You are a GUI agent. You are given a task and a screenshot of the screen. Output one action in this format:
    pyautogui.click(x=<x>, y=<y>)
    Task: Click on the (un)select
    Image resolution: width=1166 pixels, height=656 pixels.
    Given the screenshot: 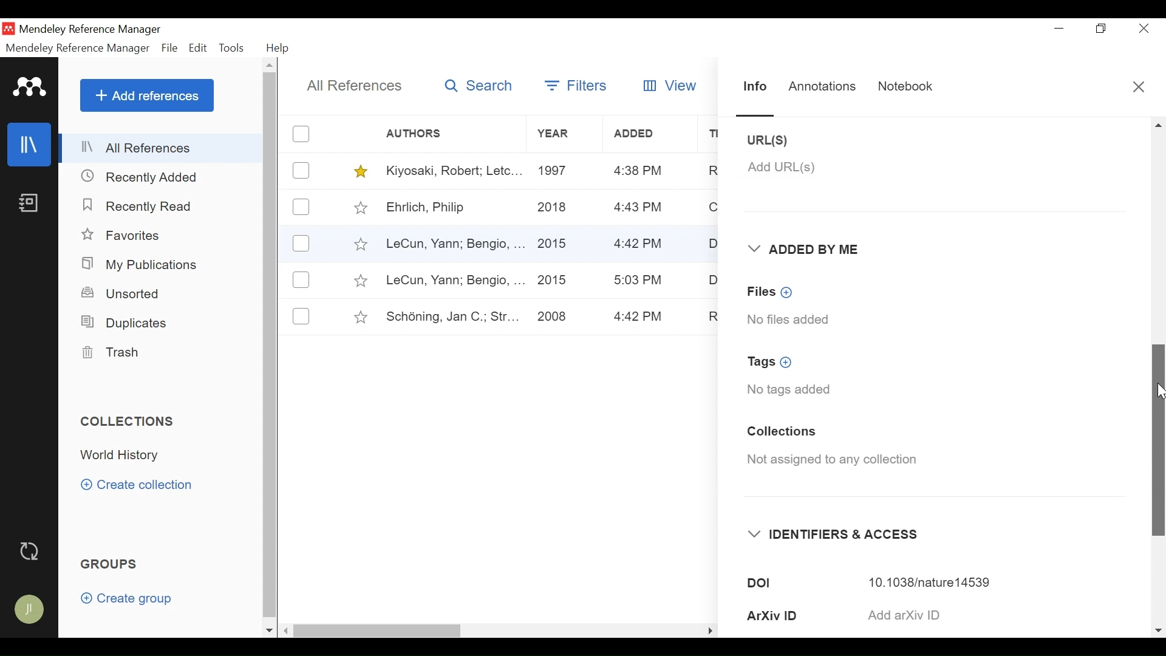 What is the action you would take?
    pyautogui.click(x=301, y=134)
    